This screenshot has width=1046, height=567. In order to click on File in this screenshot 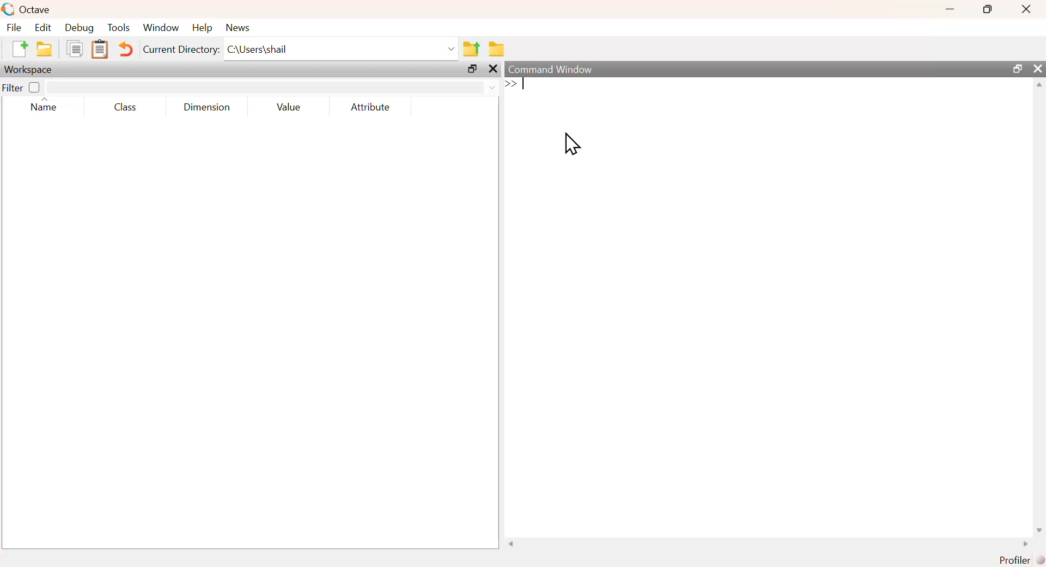, I will do `click(14, 27)`.